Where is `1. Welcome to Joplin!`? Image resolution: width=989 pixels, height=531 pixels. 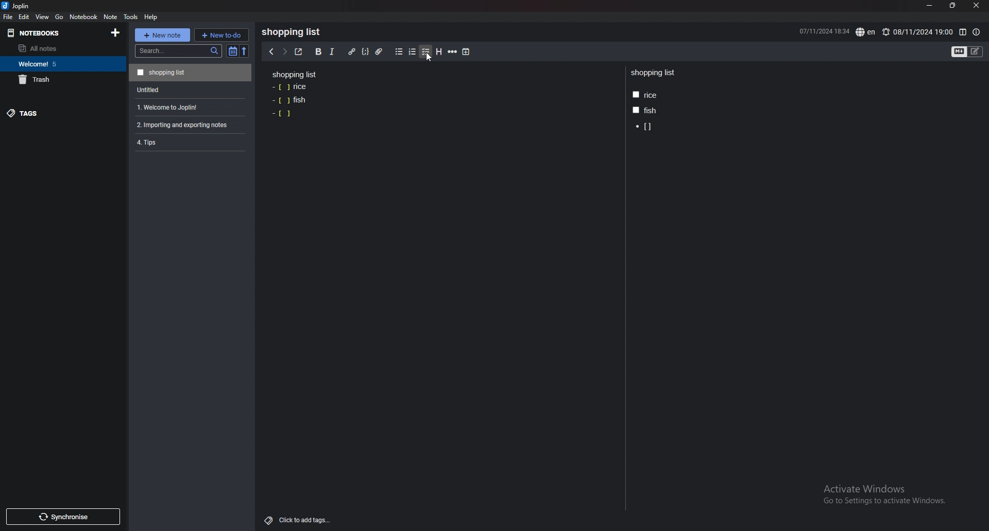
1. Welcome to Joplin! is located at coordinates (188, 106).